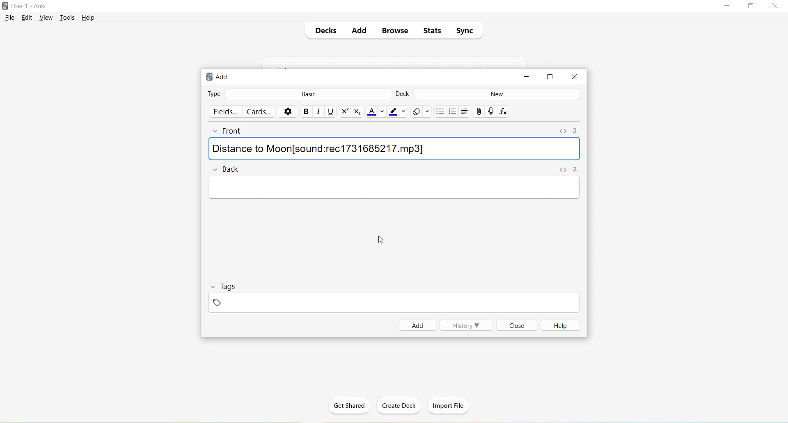  What do you see at coordinates (46, 18) in the screenshot?
I see `View` at bounding box center [46, 18].